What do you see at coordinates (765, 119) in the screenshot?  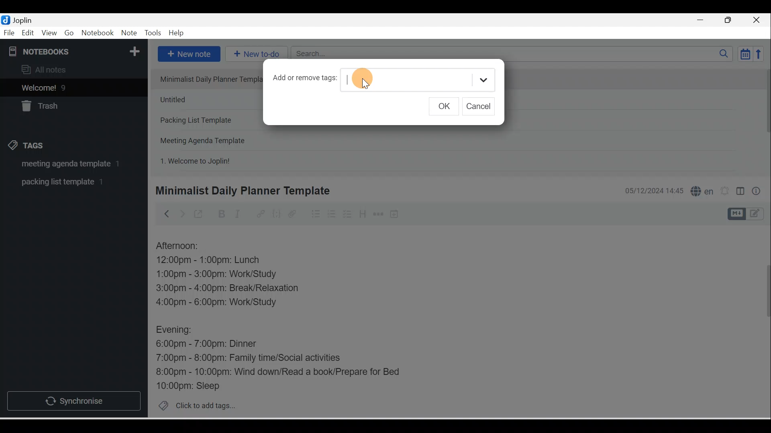 I see `Scroll bar` at bounding box center [765, 119].